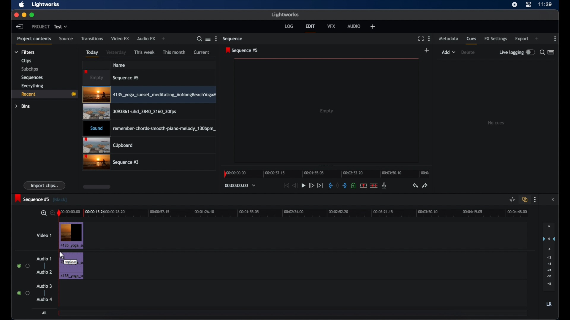  What do you see at coordinates (32, 15) in the screenshot?
I see `maximize` at bounding box center [32, 15].